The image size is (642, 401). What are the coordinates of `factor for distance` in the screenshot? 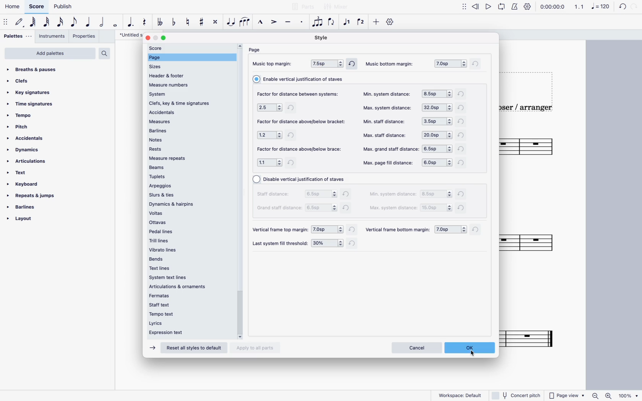 It's located at (300, 150).